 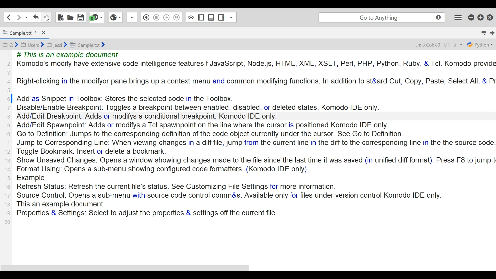 I want to click on Cursor, so click(x=48, y=18).